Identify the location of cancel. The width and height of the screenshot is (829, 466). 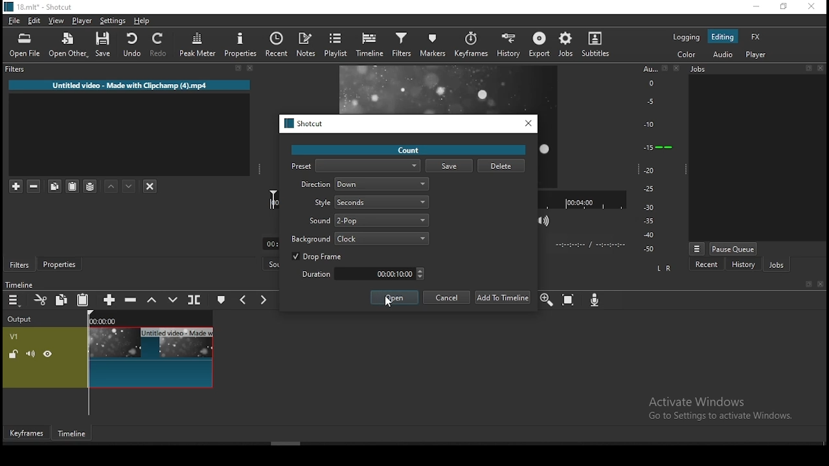
(447, 297).